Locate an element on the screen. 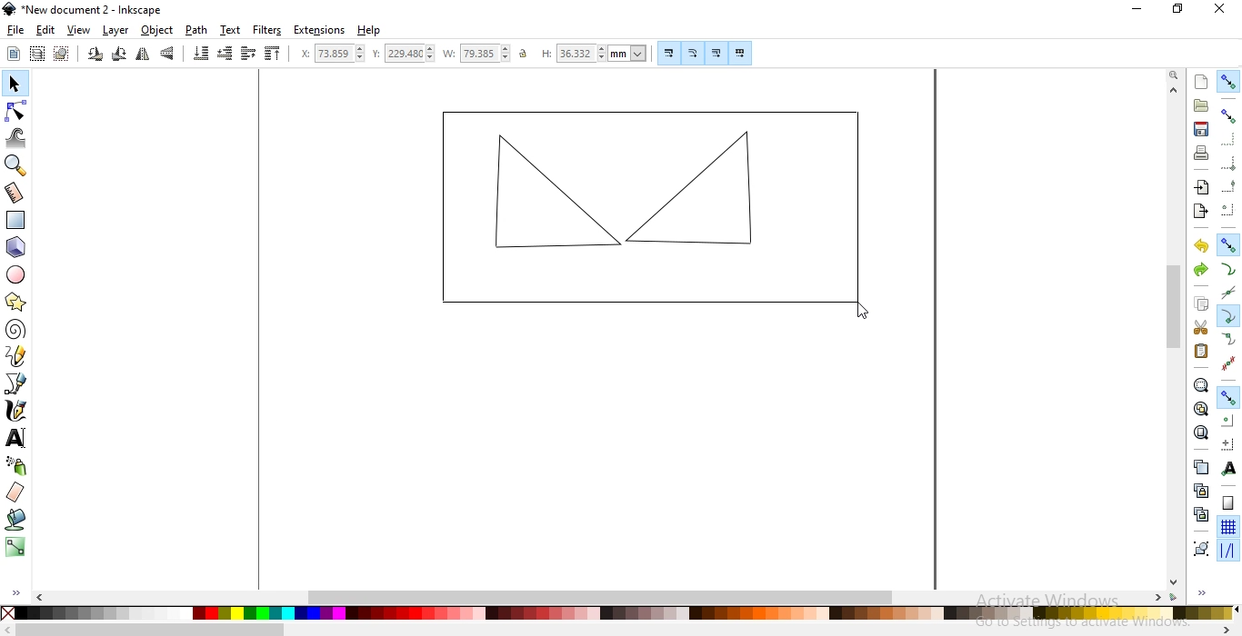  zoom to fit page in window is located at coordinates (1201, 432).